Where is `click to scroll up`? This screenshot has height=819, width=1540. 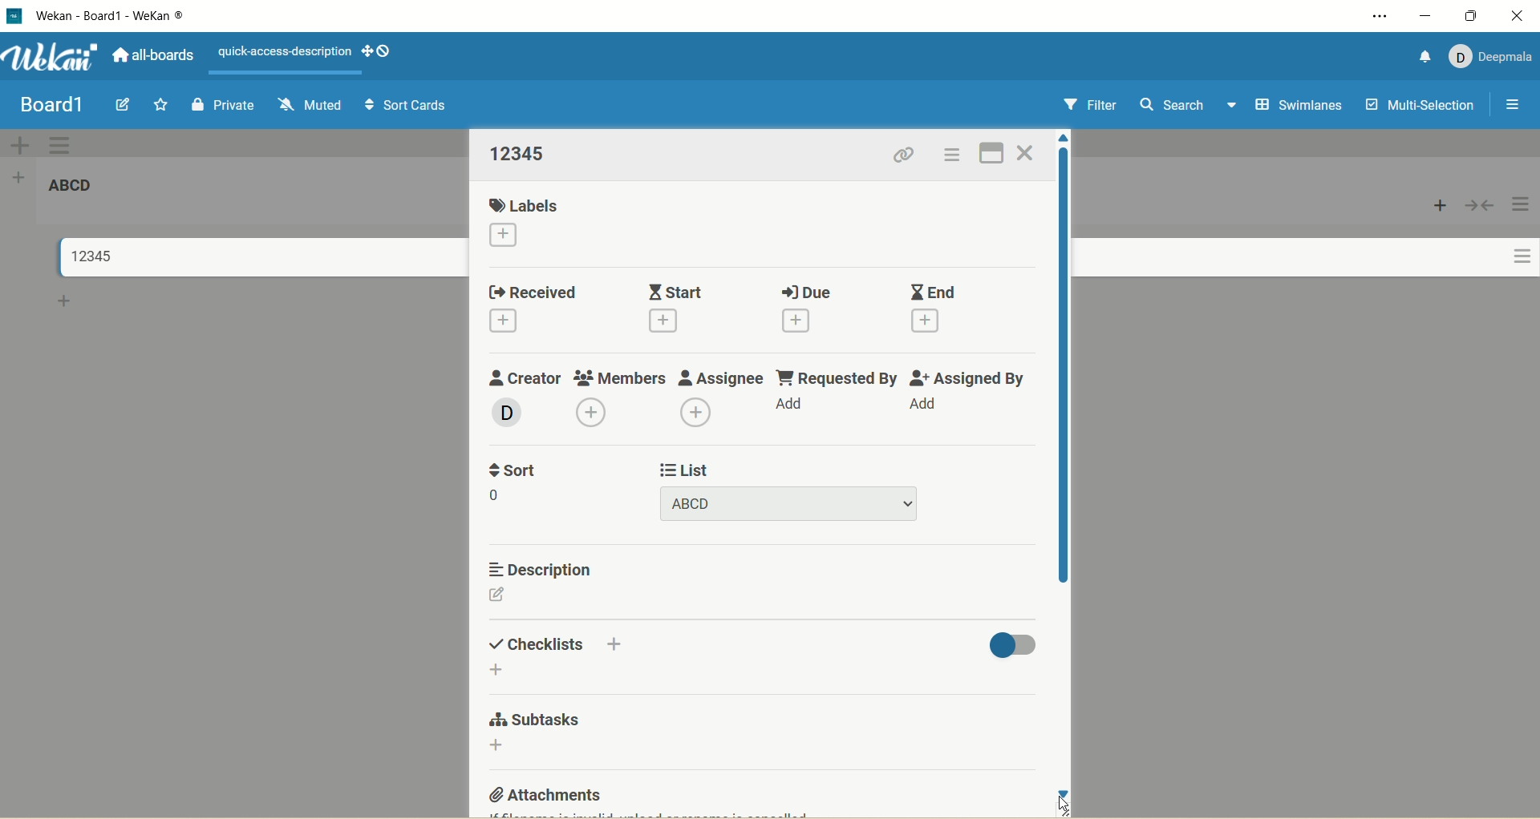 click to scroll up is located at coordinates (1067, 142).